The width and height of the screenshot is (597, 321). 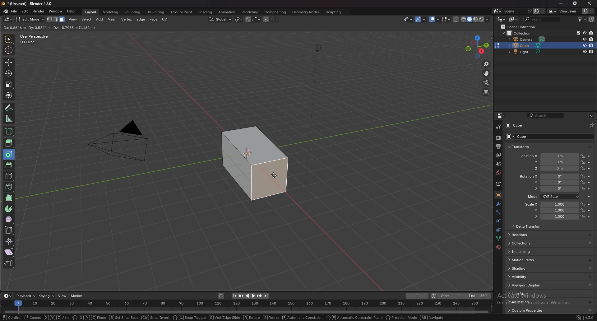 What do you see at coordinates (11, 317) in the screenshot?
I see `Confirm` at bounding box center [11, 317].